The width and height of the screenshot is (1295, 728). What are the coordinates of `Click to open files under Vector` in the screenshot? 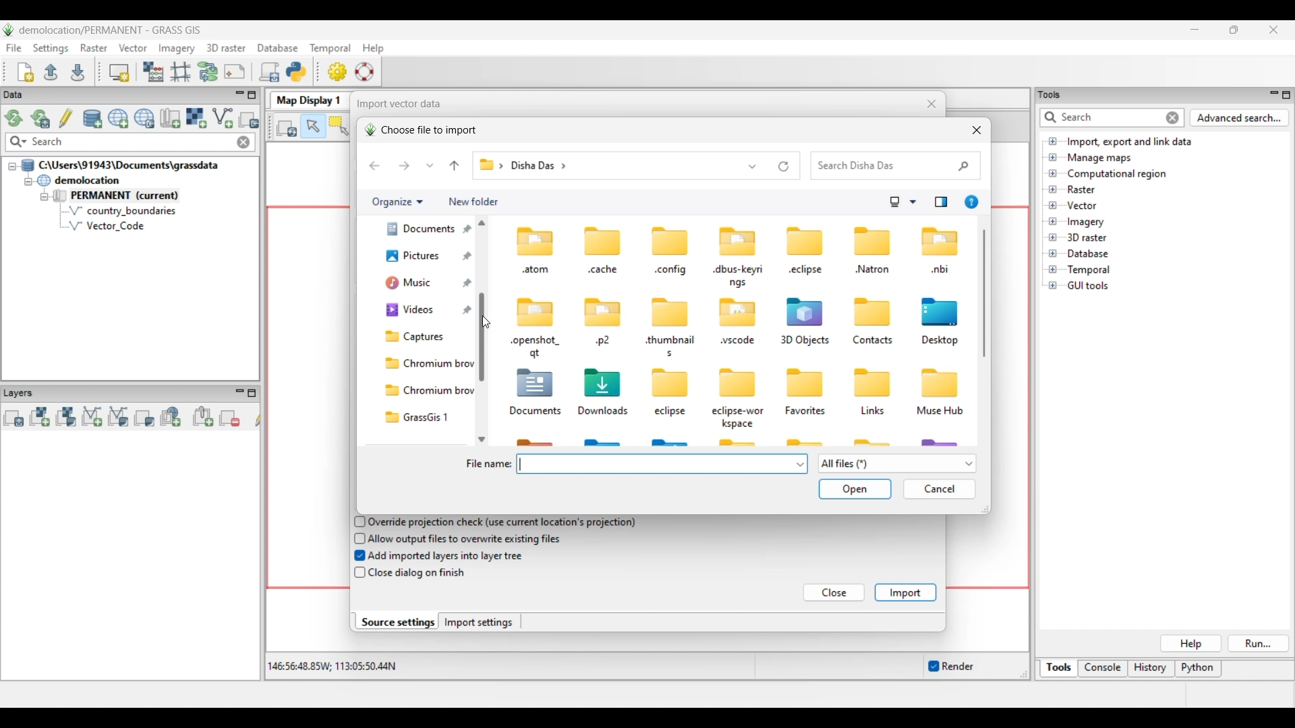 It's located at (1053, 206).